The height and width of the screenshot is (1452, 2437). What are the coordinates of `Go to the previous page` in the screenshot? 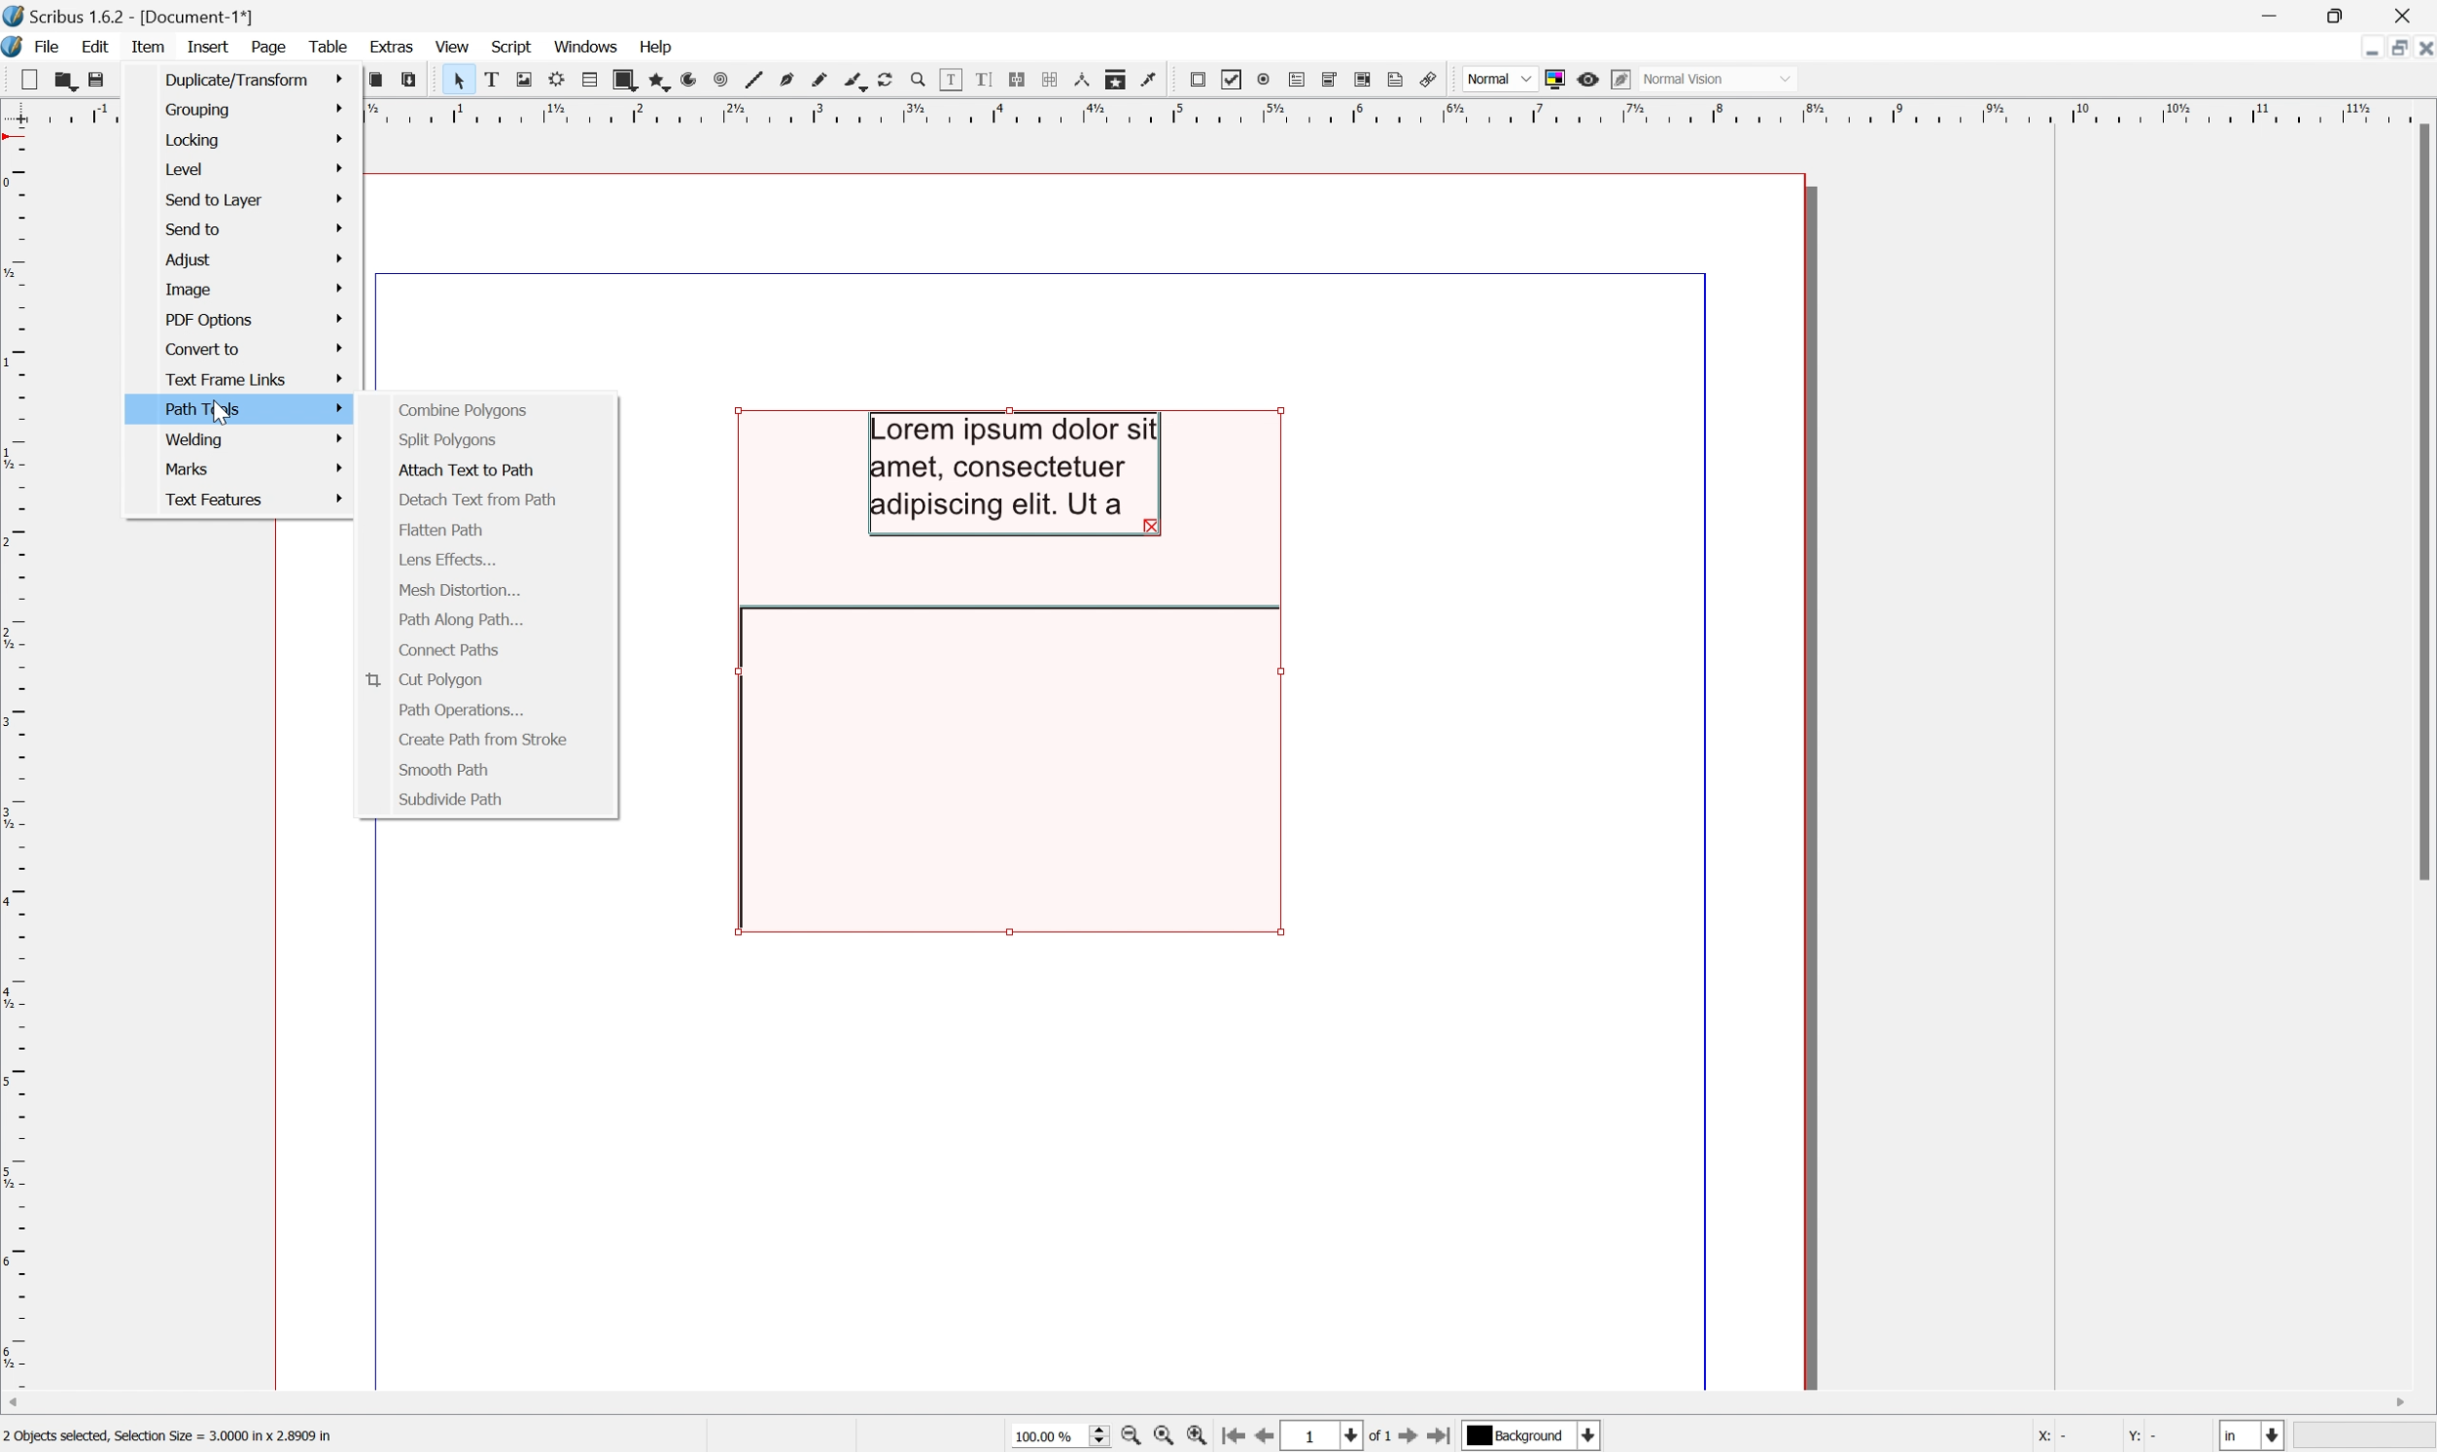 It's located at (1270, 1435).